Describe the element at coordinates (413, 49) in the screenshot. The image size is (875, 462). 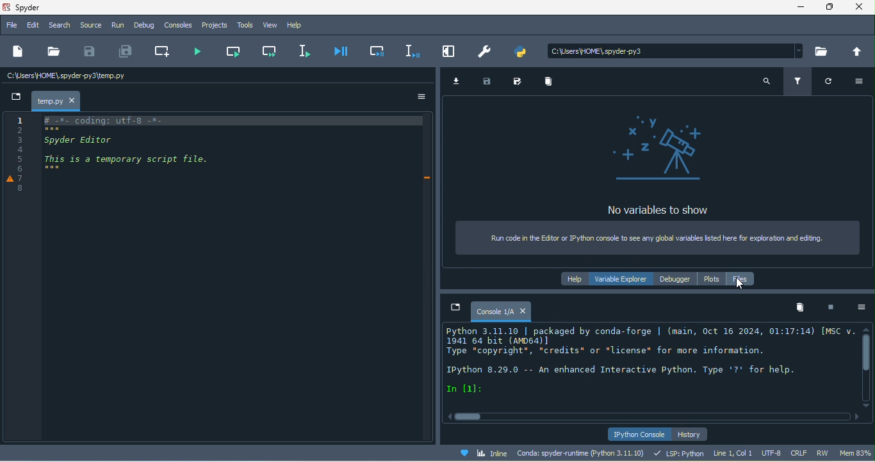
I see `debug selection` at that location.